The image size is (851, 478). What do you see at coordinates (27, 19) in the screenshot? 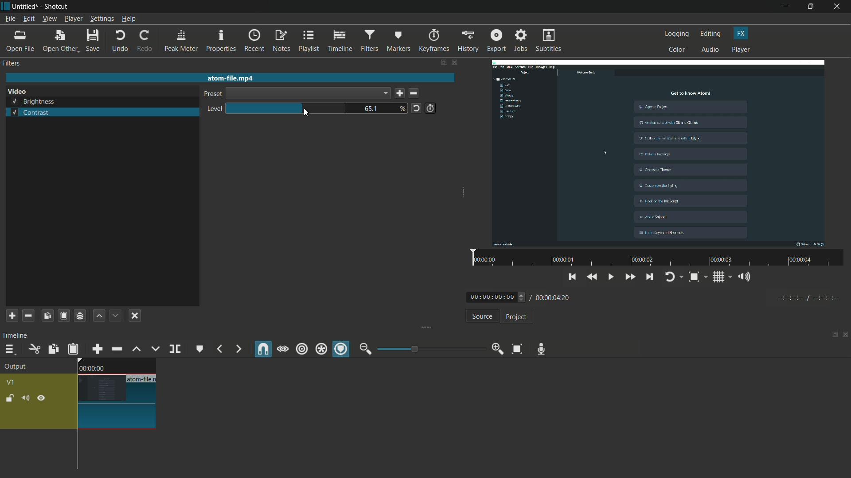
I see `edit menu` at bounding box center [27, 19].